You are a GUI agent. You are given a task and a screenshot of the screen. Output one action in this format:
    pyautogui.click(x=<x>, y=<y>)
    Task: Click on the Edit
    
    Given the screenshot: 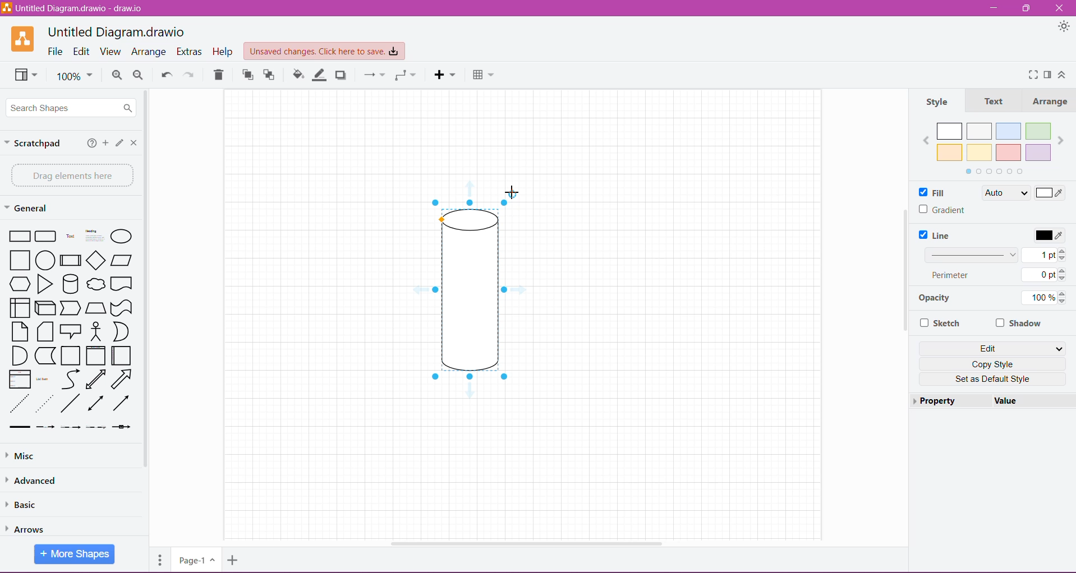 What is the action you would take?
    pyautogui.click(x=995, y=348)
    